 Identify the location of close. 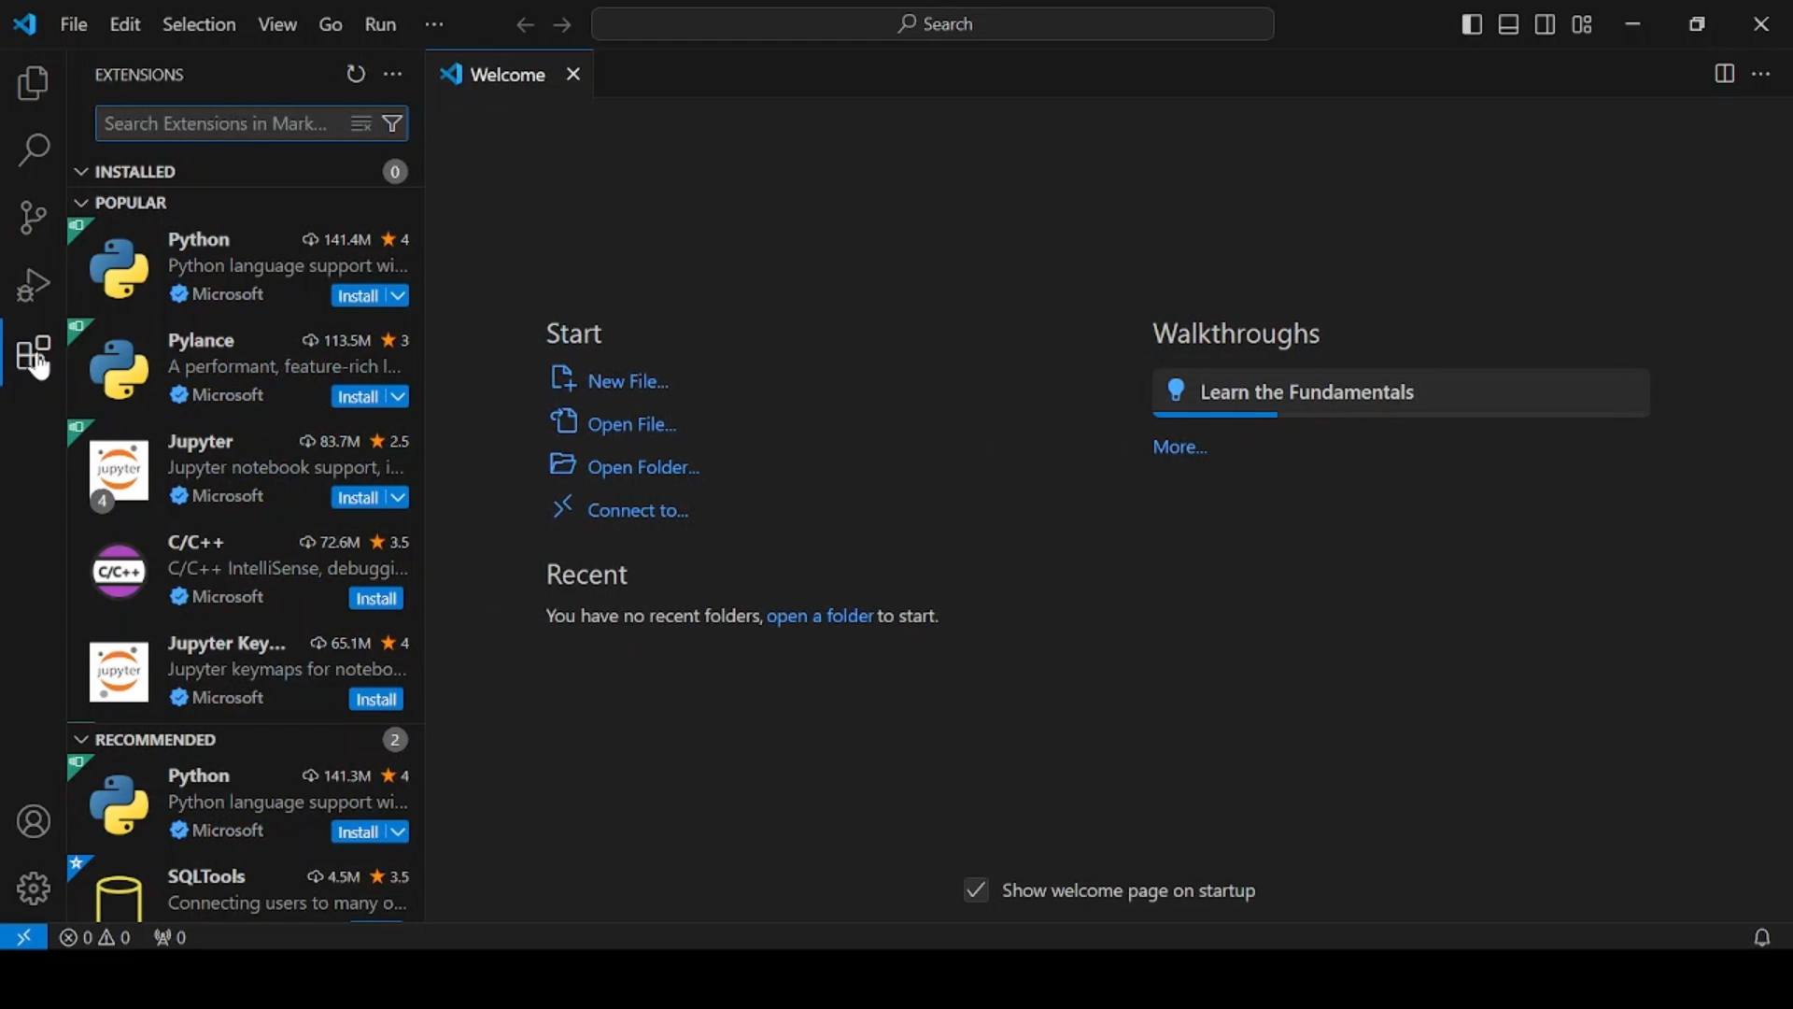
(1760, 24).